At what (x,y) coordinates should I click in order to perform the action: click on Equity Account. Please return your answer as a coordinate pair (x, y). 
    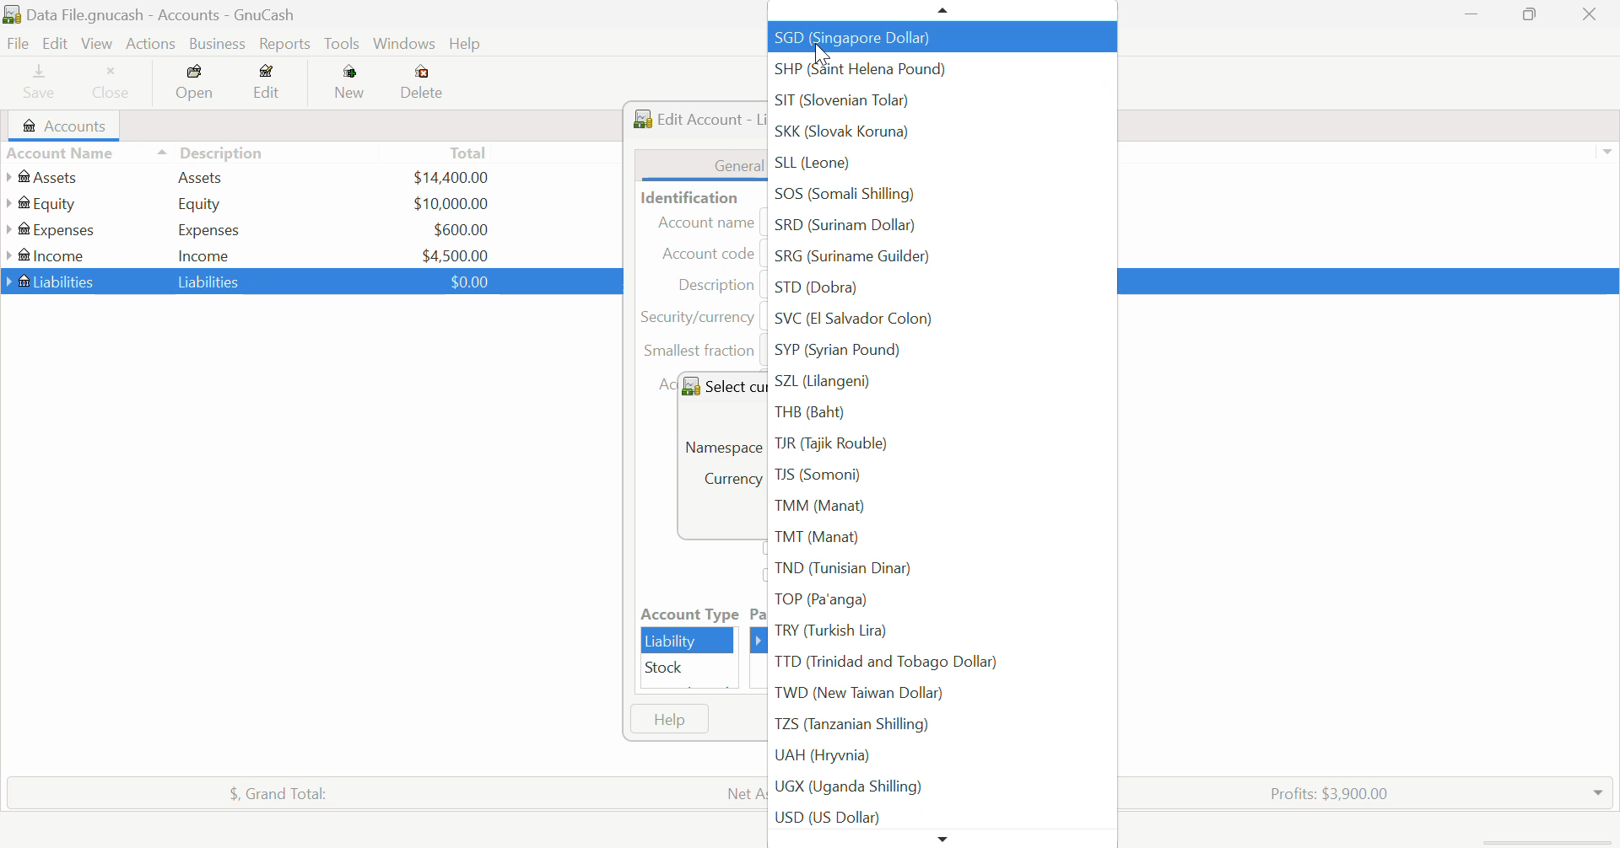
    Looking at the image, I should click on (46, 200).